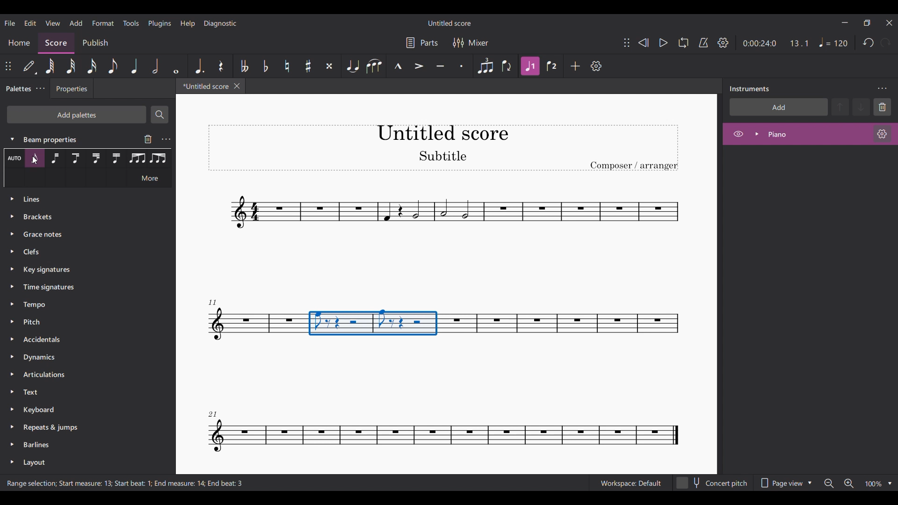 This screenshot has width=898, height=505. I want to click on Current score, so click(446, 230).